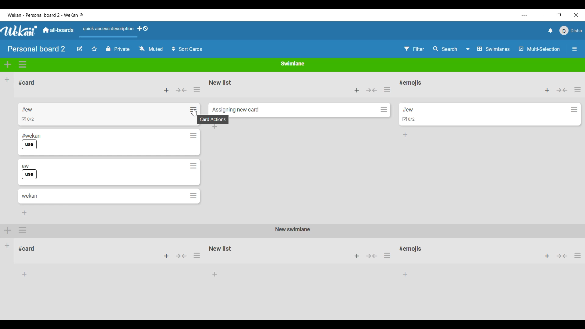 Image resolution: width=585 pixels, height=329 pixels. Describe the element at coordinates (357, 90) in the screenshot. I see `Add card to top of list` at that location.